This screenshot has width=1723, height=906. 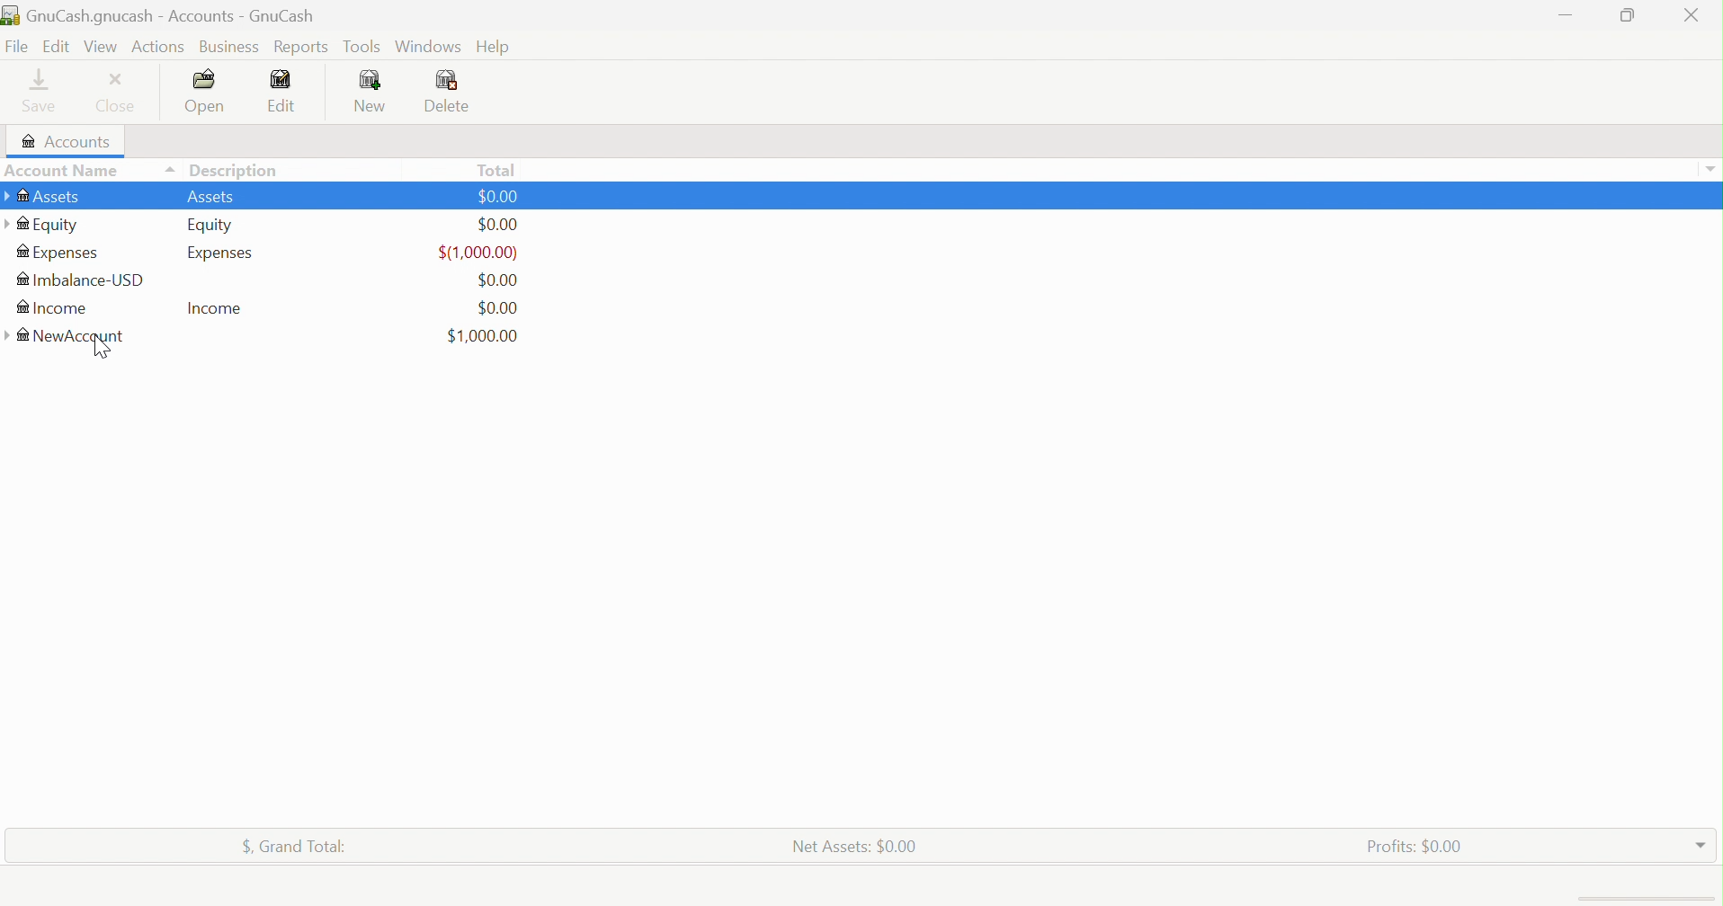 I want to click on Reports, so click(x=299, y=47).